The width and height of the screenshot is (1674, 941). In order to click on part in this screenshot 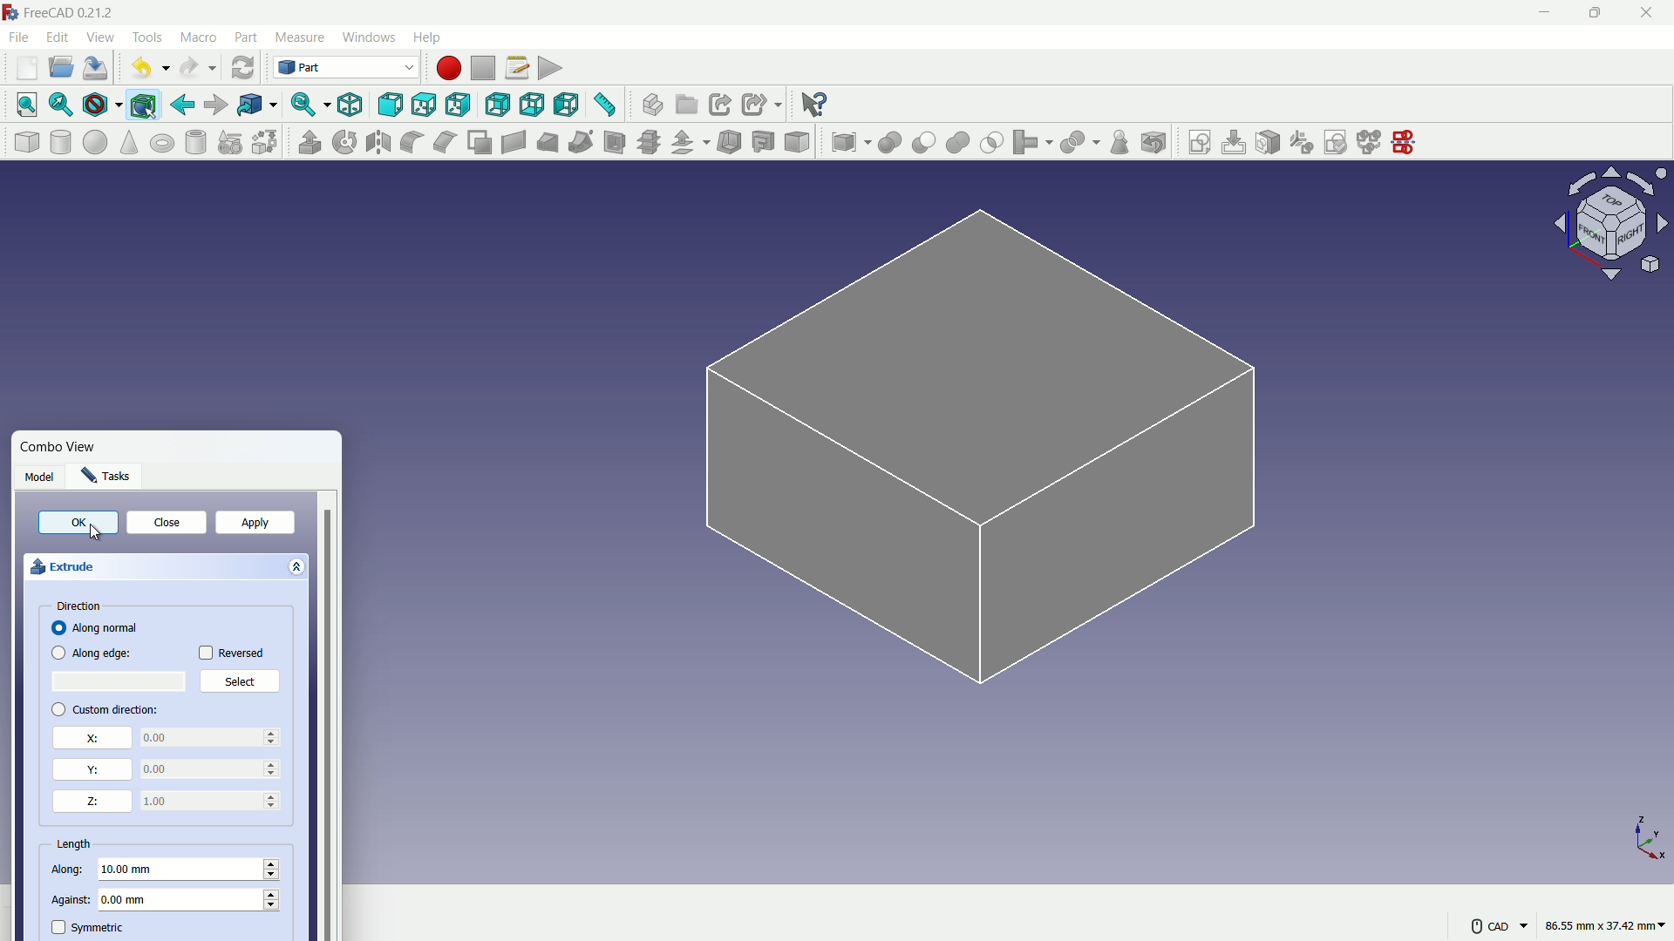, I will do `click(246, 37)`.